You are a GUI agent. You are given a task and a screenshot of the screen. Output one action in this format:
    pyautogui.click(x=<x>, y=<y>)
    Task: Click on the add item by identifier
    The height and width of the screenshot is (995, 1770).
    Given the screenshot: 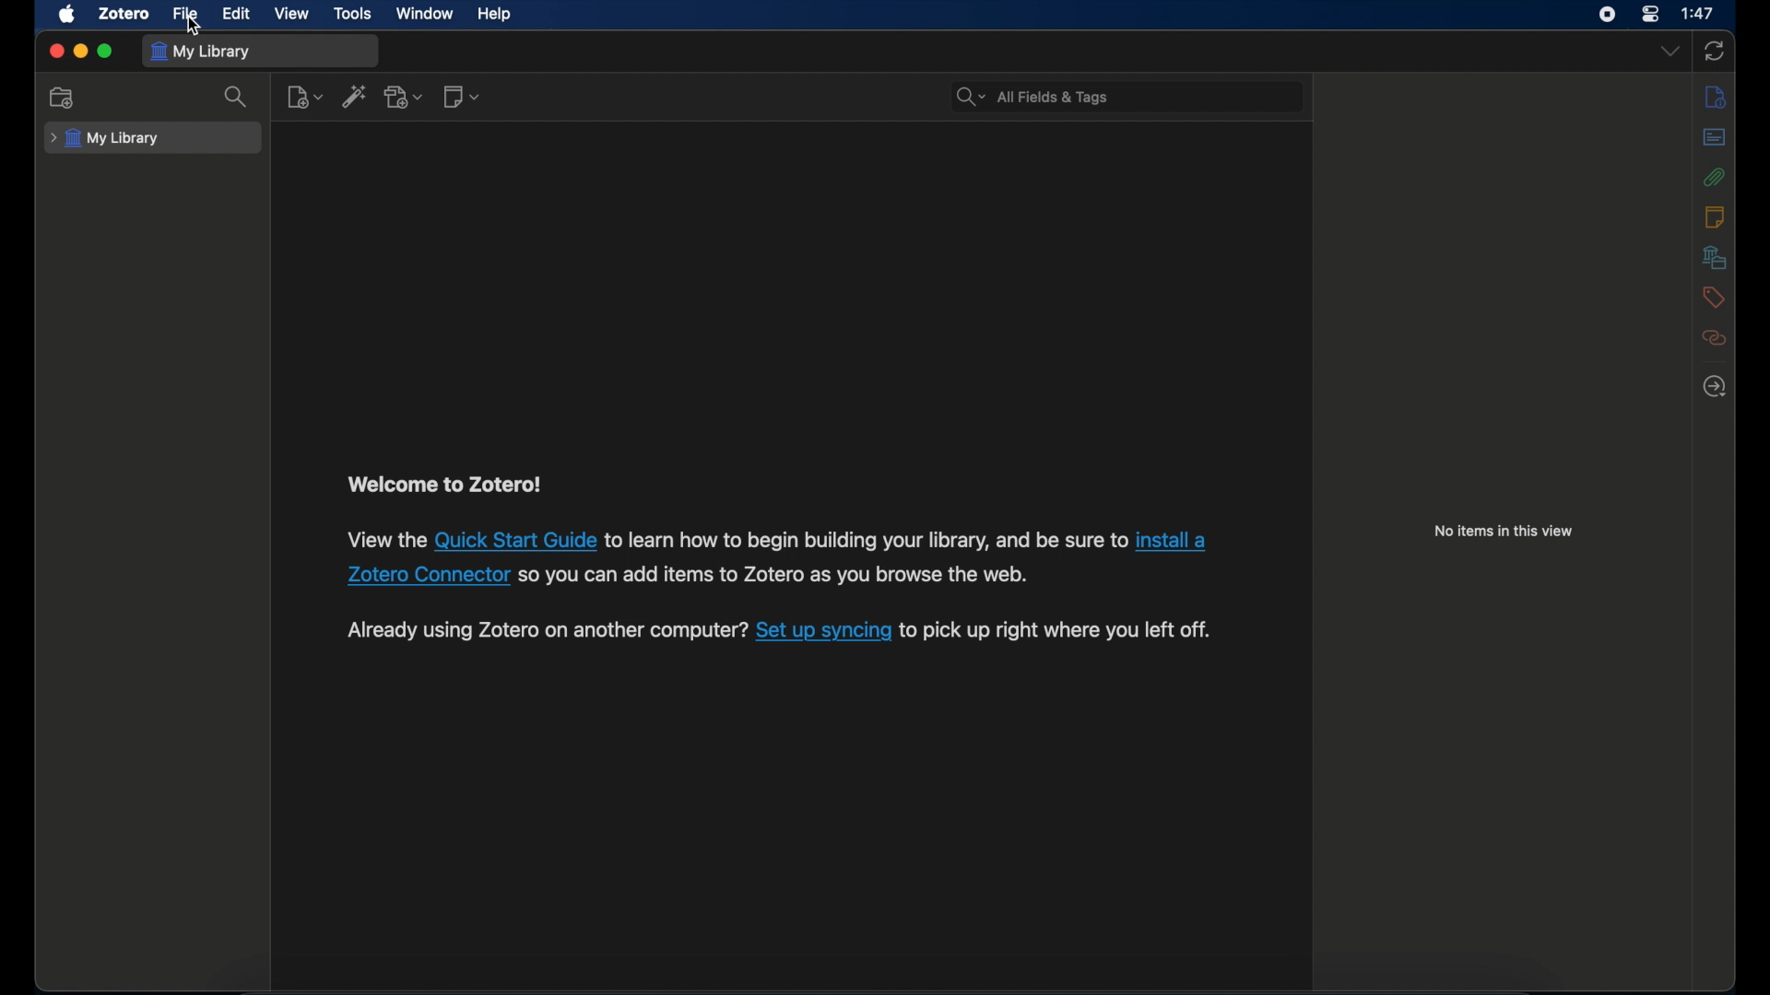 What is the action you would take?
    pyautogui.click(x=354, y=97)
    